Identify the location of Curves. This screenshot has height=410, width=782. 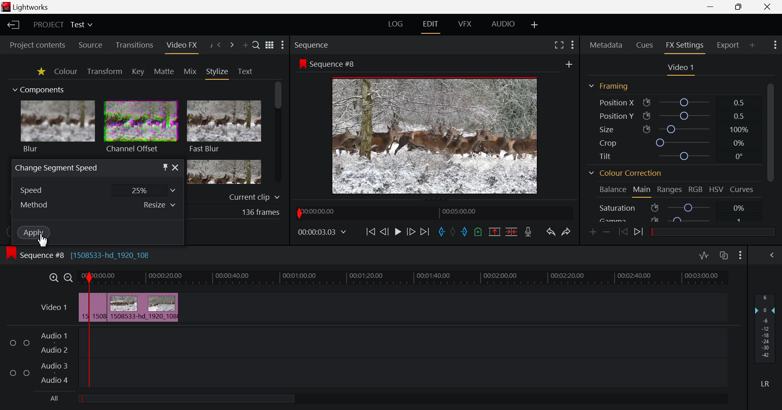
(742, 189).